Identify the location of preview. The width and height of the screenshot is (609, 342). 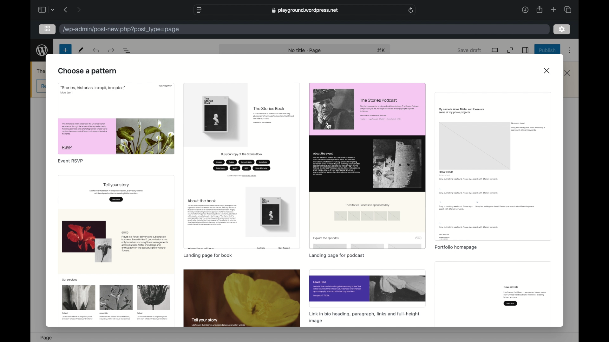
(116, 252).